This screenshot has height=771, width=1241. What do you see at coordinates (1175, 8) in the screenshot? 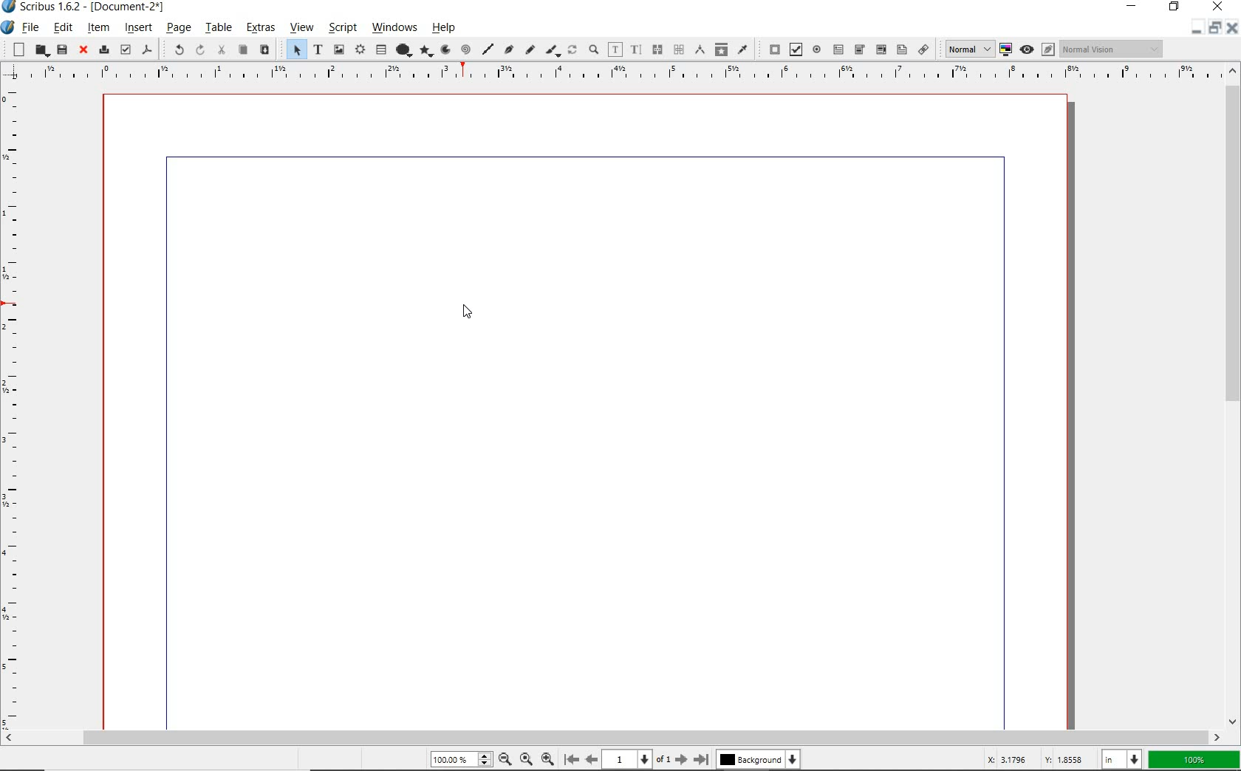
I see `restore` at bounding box center [1175, 8].